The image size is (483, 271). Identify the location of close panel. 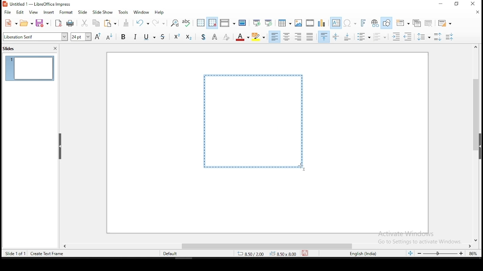
(55, 48).